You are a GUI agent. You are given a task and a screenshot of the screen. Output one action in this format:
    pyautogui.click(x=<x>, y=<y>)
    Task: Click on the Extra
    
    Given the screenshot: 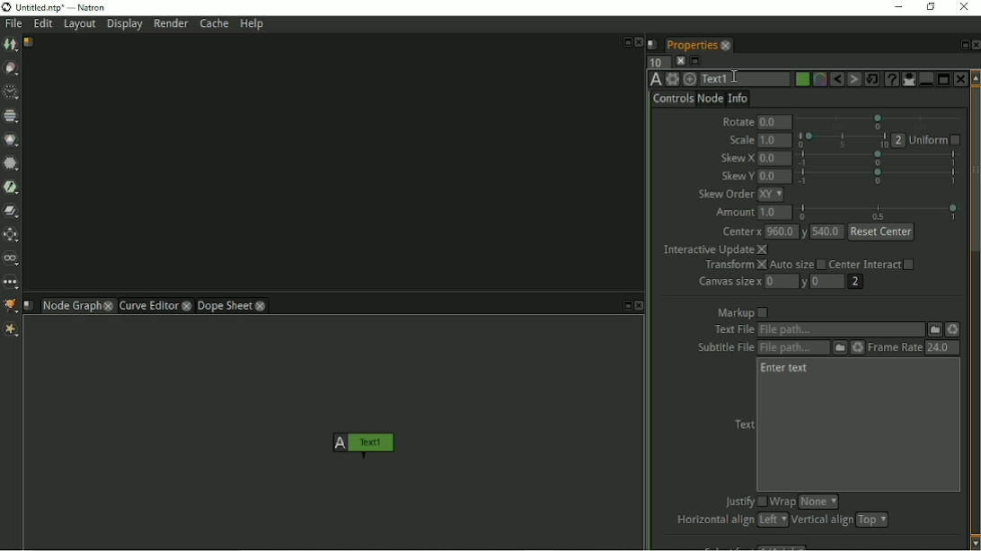 What is the action you would take?
    pyautogui.click(x=13, y=331)
    